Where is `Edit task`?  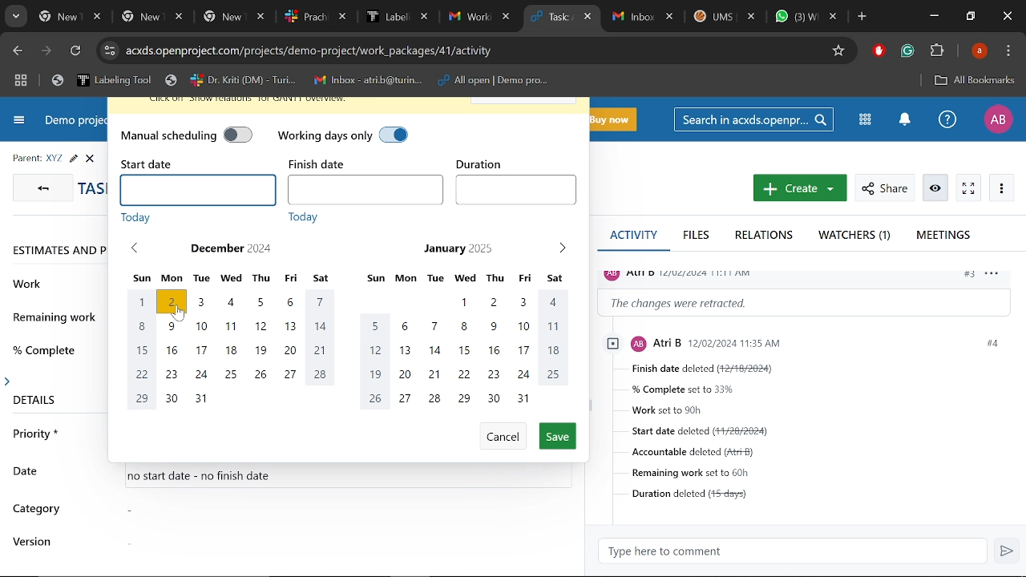 Edit task is located at coordinates (73, 159).